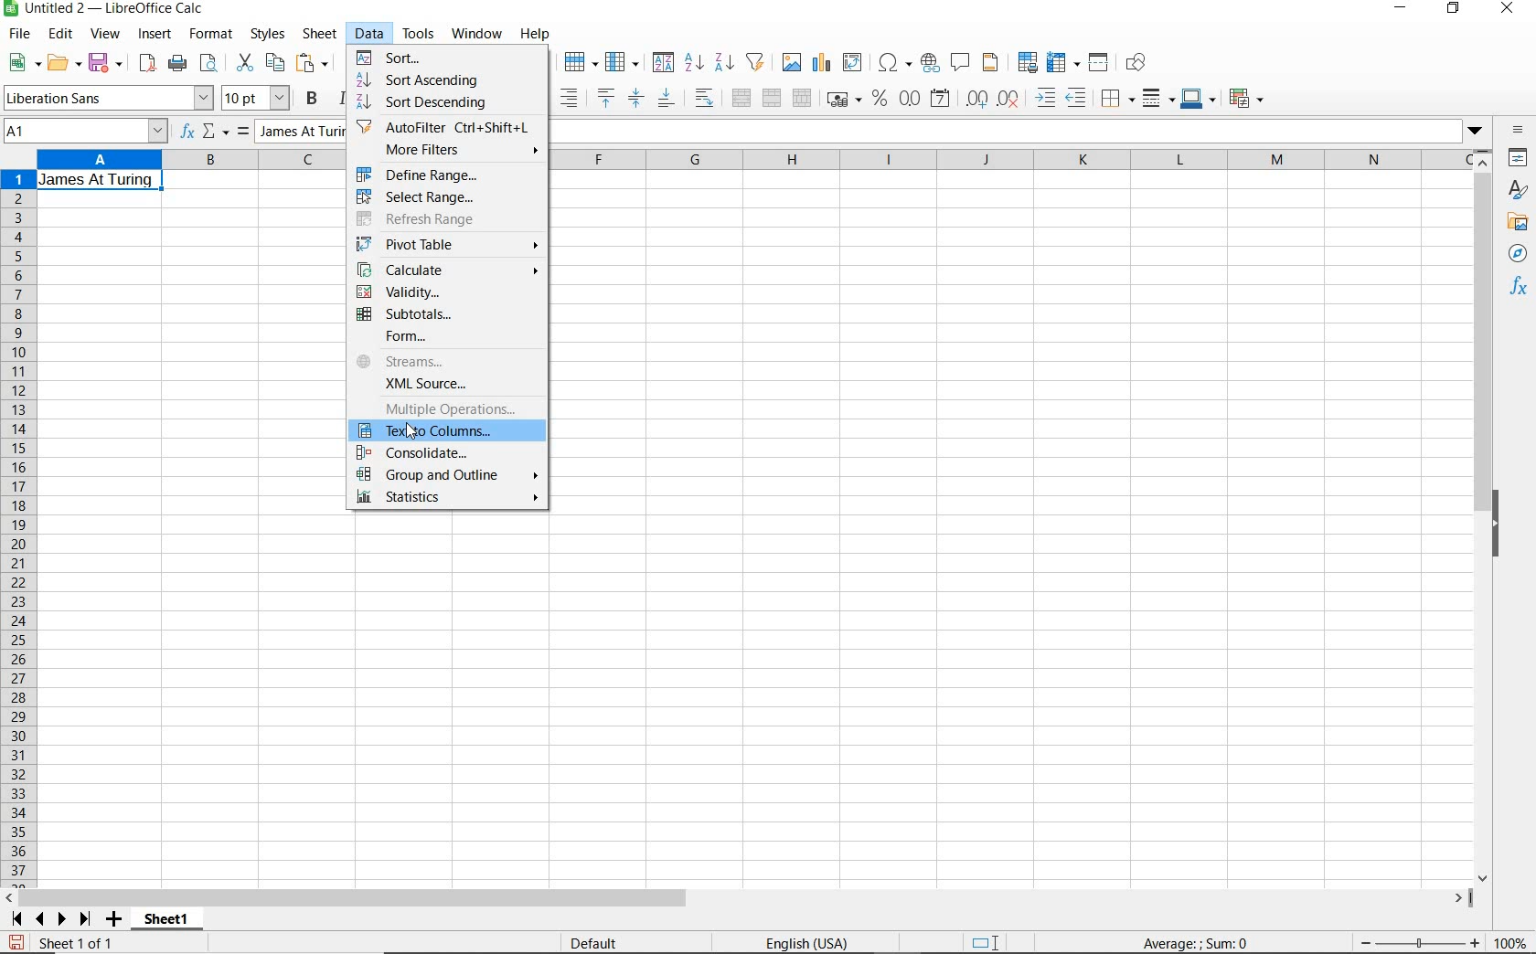 Image resolution: width=1536 pixels, height=954 pixels. Describe the element at coordinates (755, 62) in the screenshot. I see `autofilter` at that location.